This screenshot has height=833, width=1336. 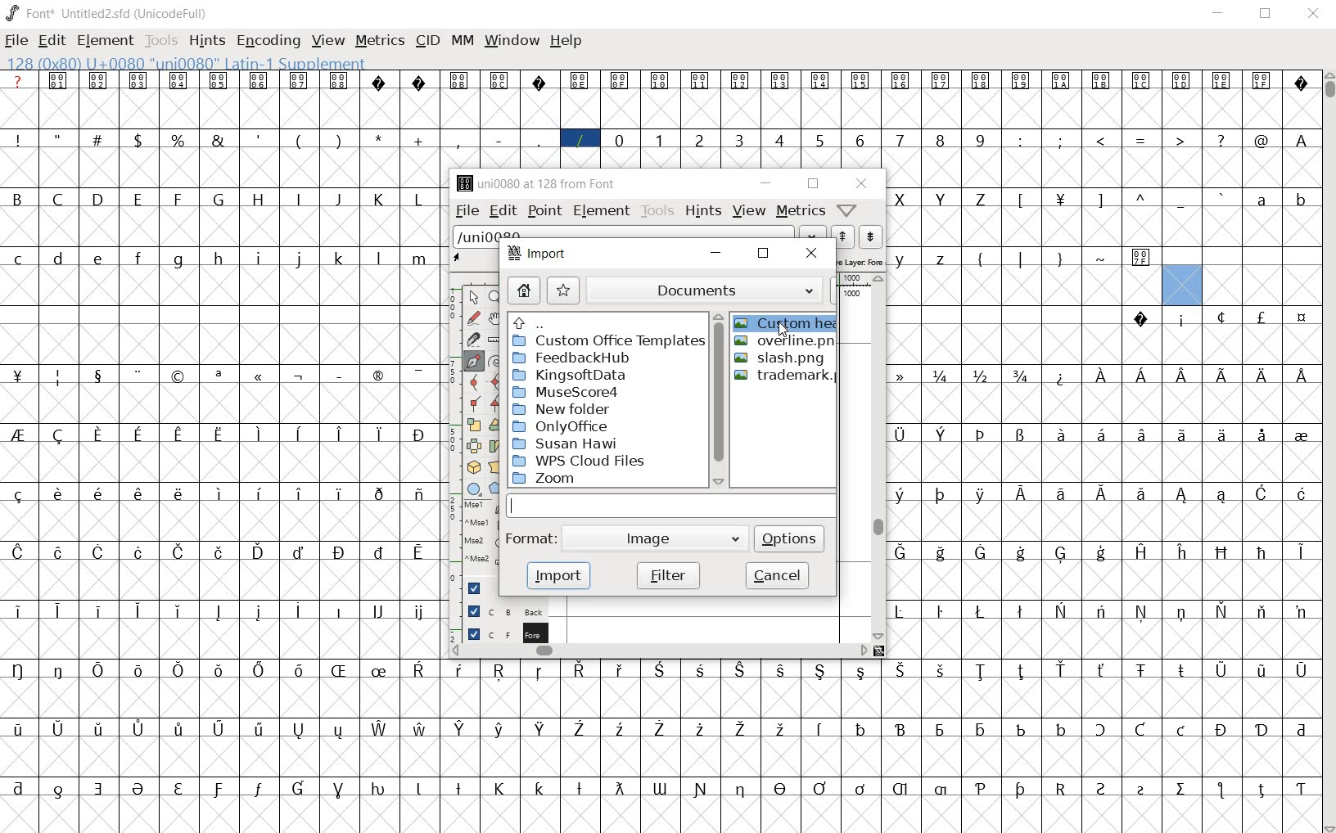 What do you see at coordinates (741, 730) in the screenshot?
I see `glyph` at bounding box center [741, 730].